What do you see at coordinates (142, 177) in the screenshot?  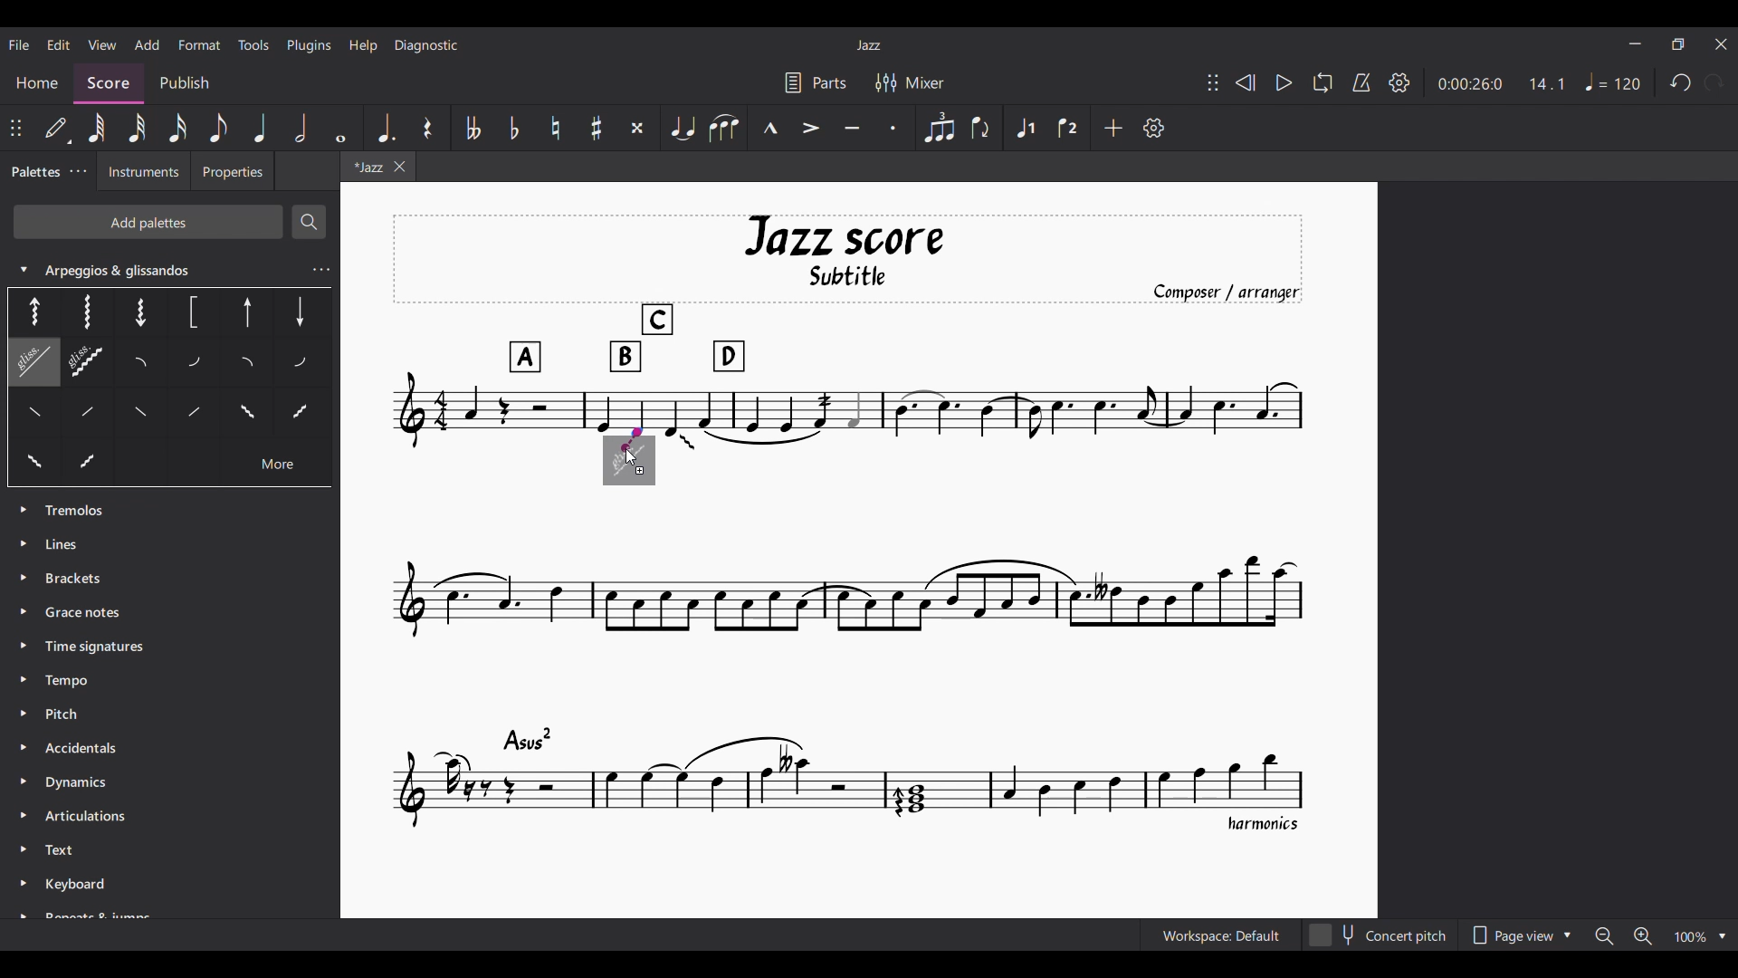 I see `Instruments` at bounding box center [142, 177].